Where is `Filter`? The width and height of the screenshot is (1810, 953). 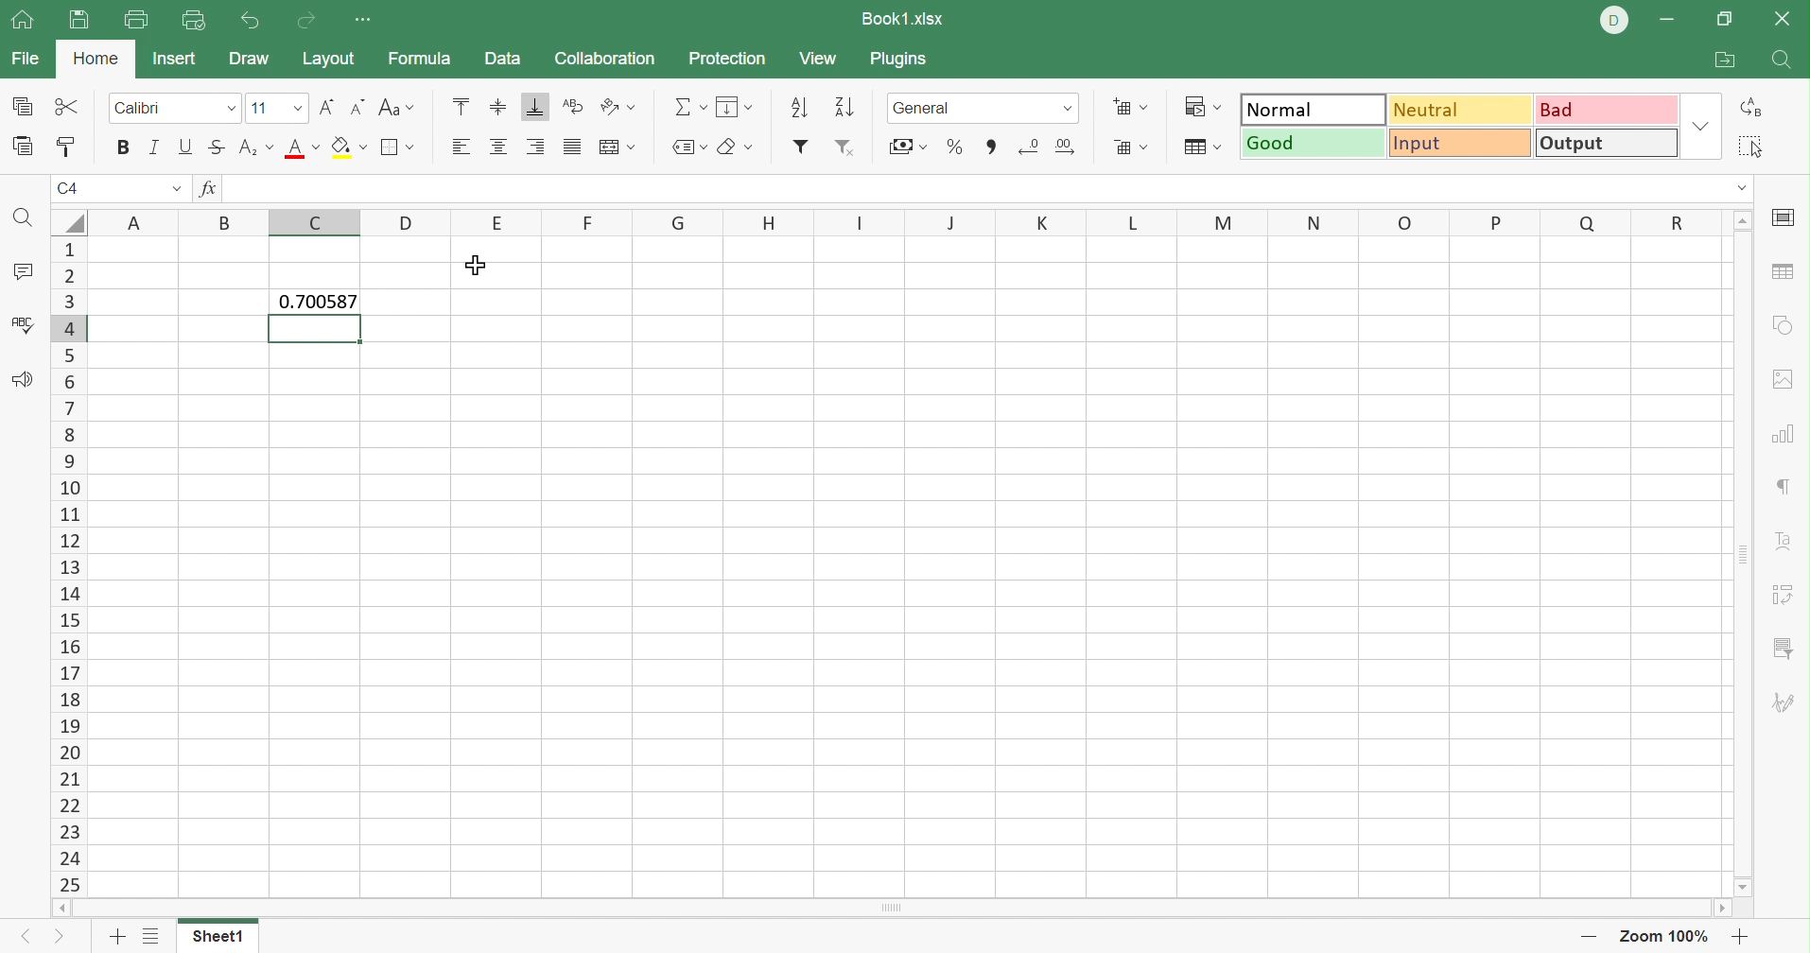
Filter is located at coordinates (803, 148).